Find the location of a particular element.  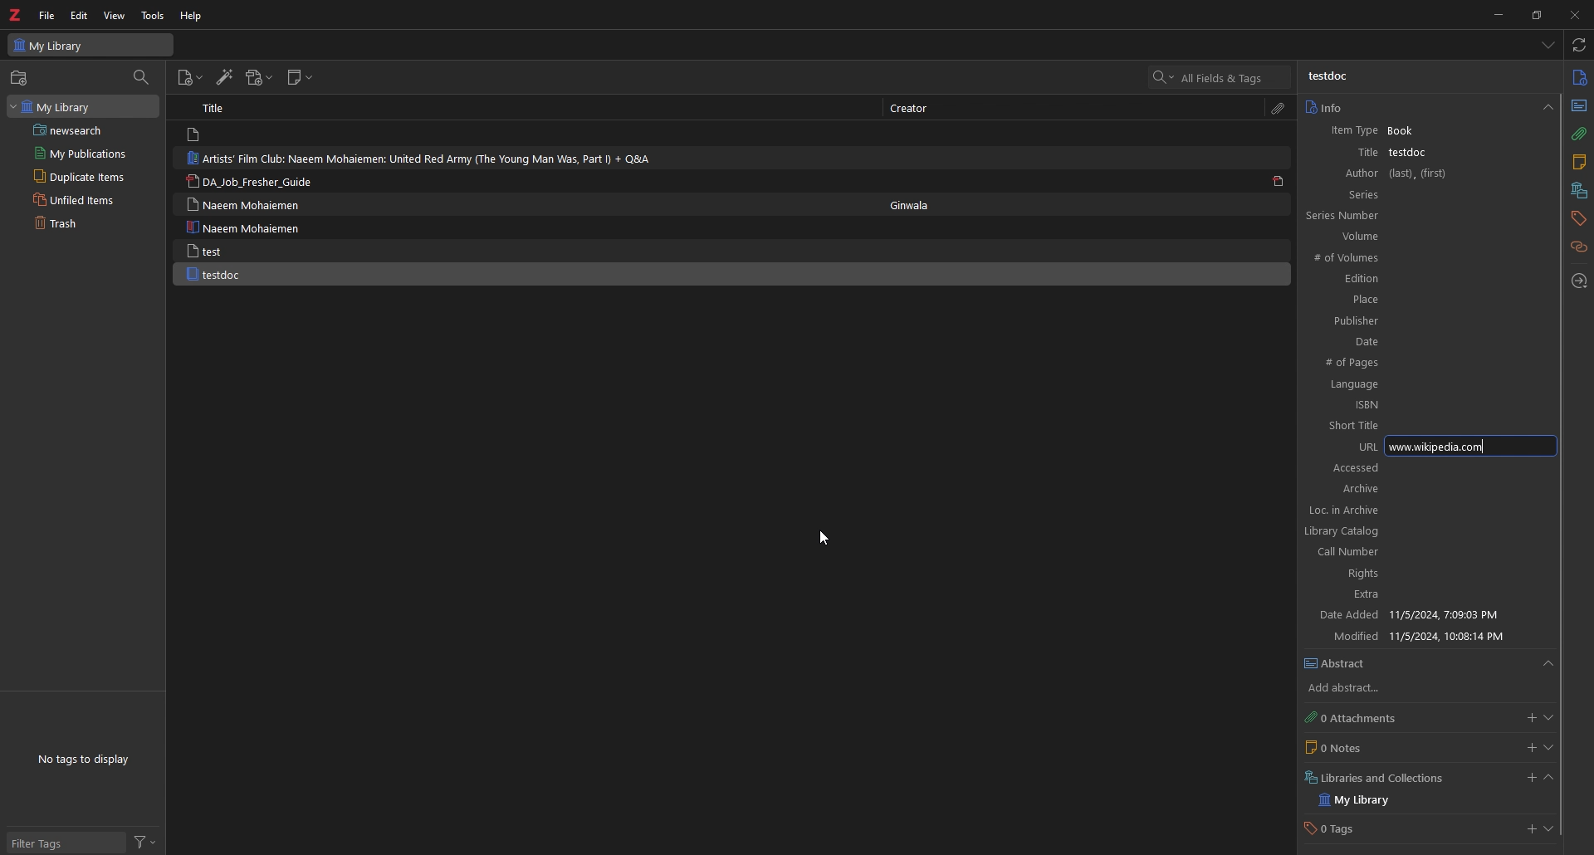

Book is located at coordinates (1405, 130).